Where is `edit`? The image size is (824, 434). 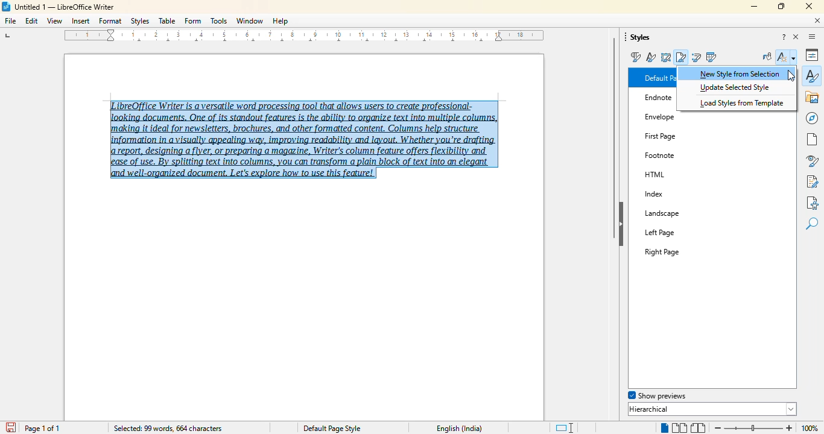 edit is located at coordinates (32, 21).